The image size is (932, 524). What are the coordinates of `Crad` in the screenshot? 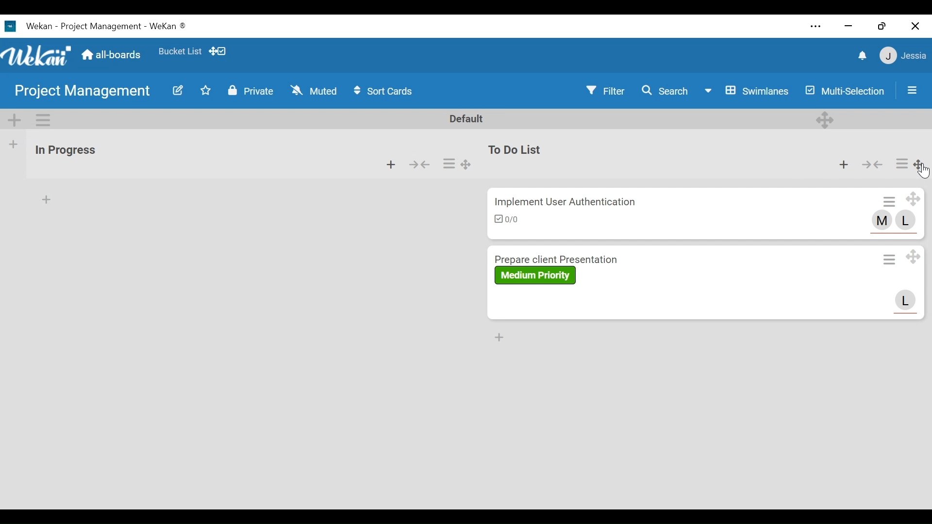 It's located at (620, 215).